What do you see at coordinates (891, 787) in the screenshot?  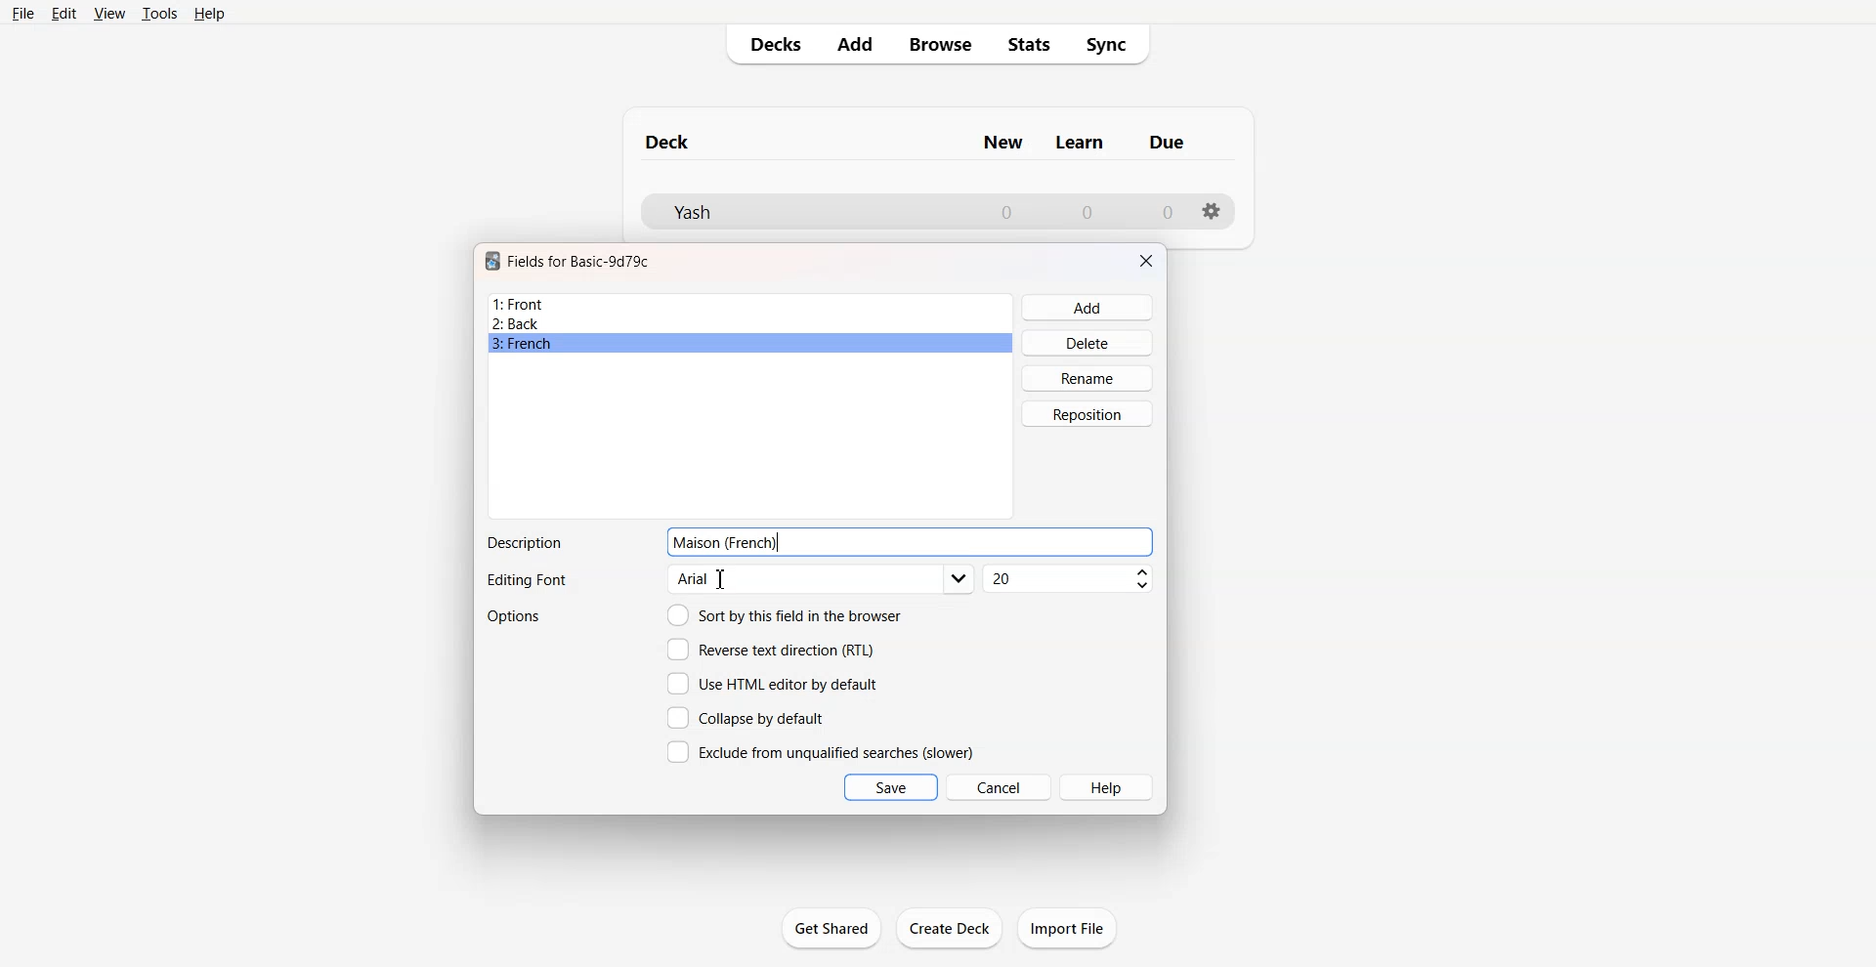 I see `Save` at bounding box center [891, 787].